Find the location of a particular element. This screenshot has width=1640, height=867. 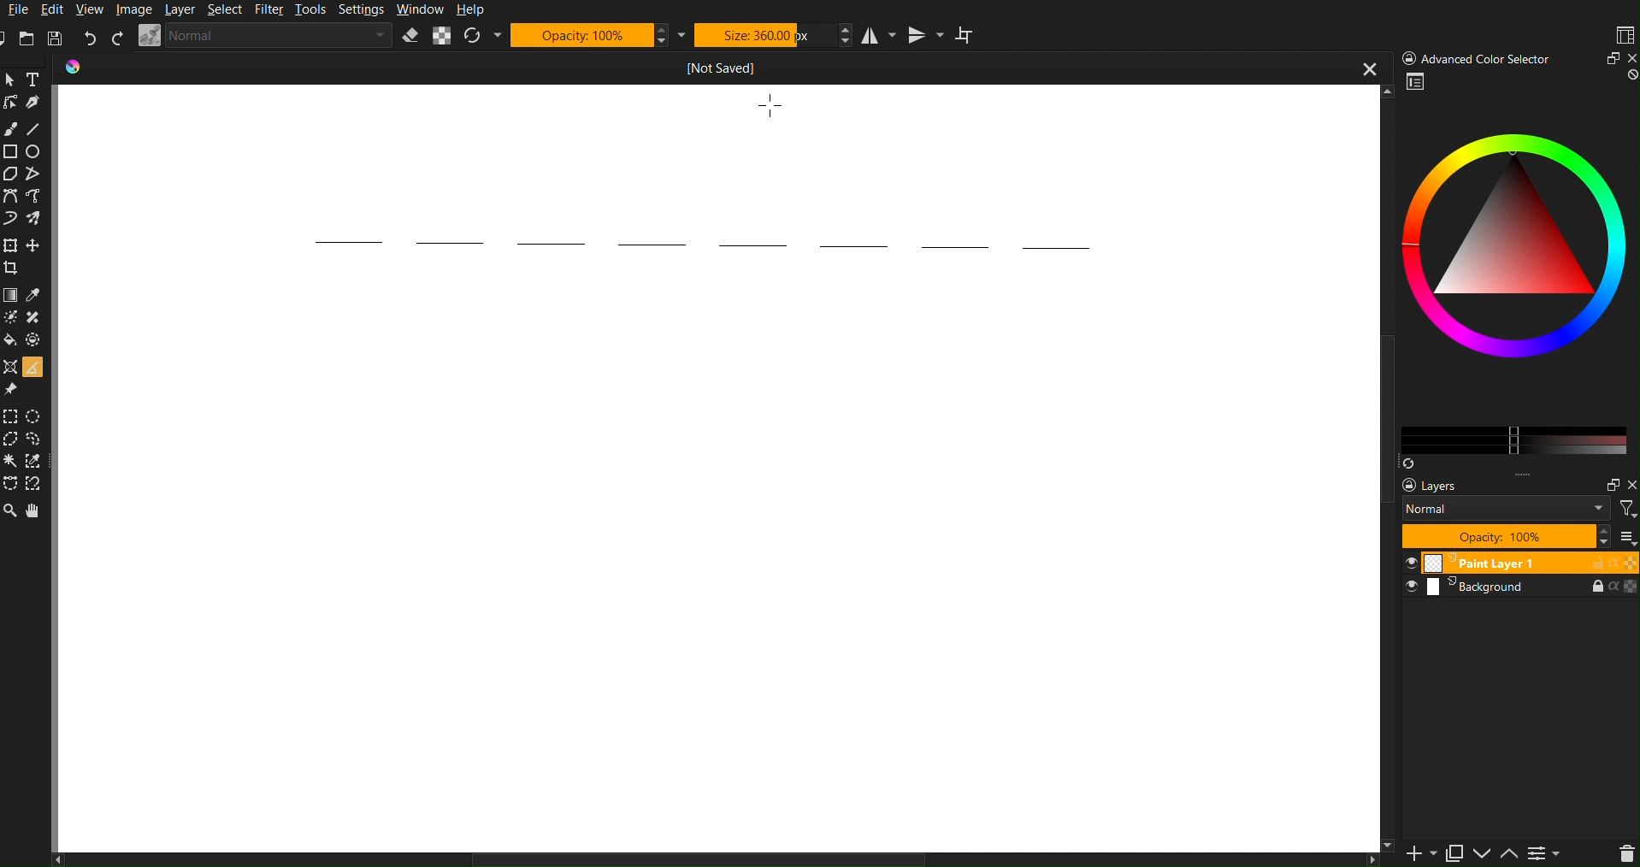

Delete is located at coordinates (1625, 852).